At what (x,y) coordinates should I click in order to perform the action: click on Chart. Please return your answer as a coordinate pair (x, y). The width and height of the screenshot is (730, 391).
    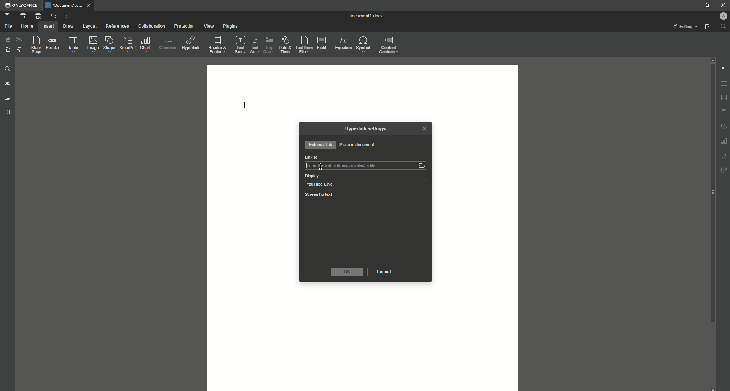
    Looking at the image, I should click on (145, 45).